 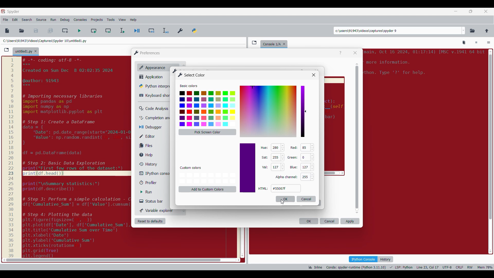 I want to click on Consoles menu, so click(x=80, y=20).